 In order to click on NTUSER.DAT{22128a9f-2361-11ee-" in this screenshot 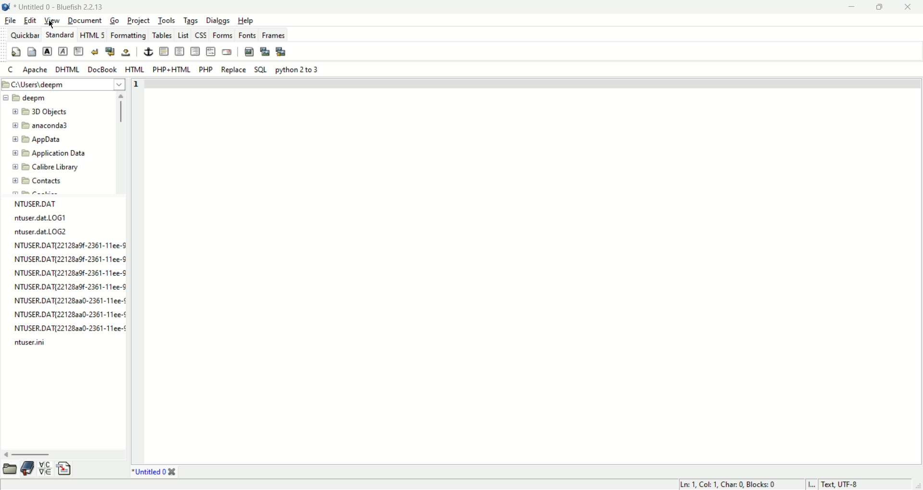, I will do `click(69, 273)`.